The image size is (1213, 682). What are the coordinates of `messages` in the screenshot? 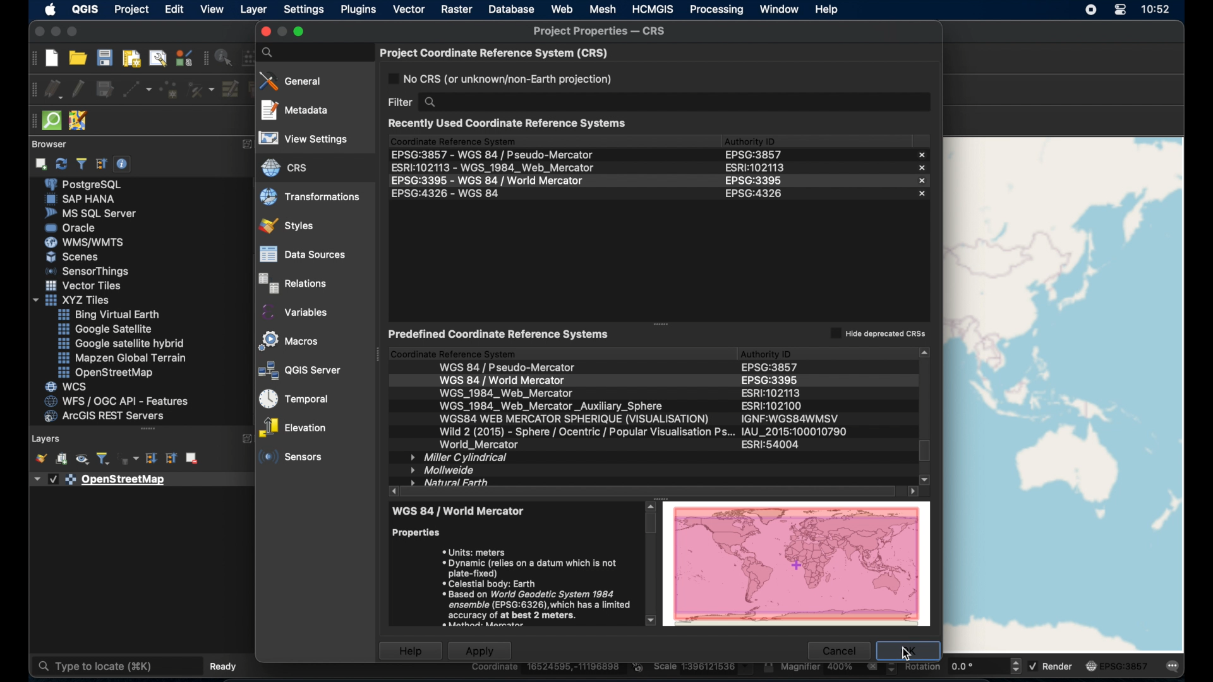 It's located at (1176, 667).